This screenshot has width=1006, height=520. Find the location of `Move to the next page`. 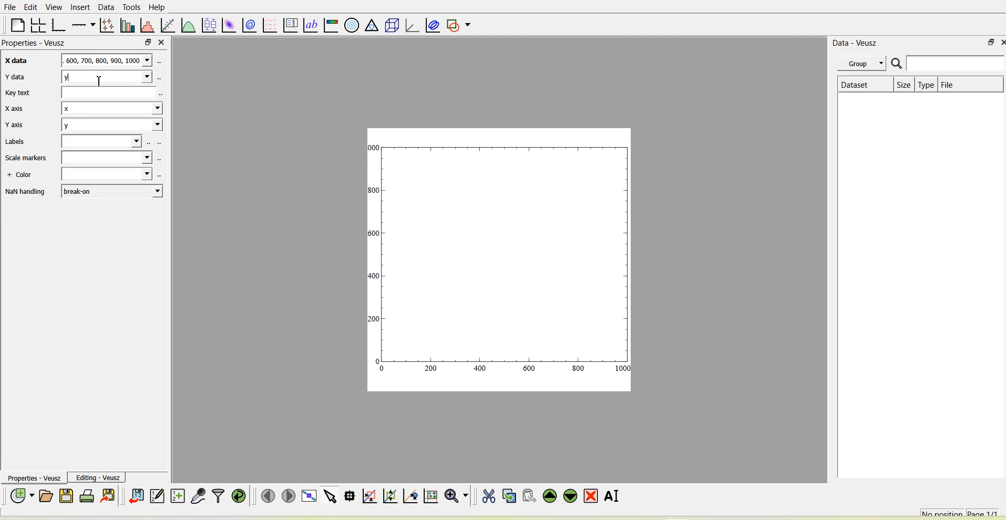

Move to the next page is located at coordinates (289, 495).